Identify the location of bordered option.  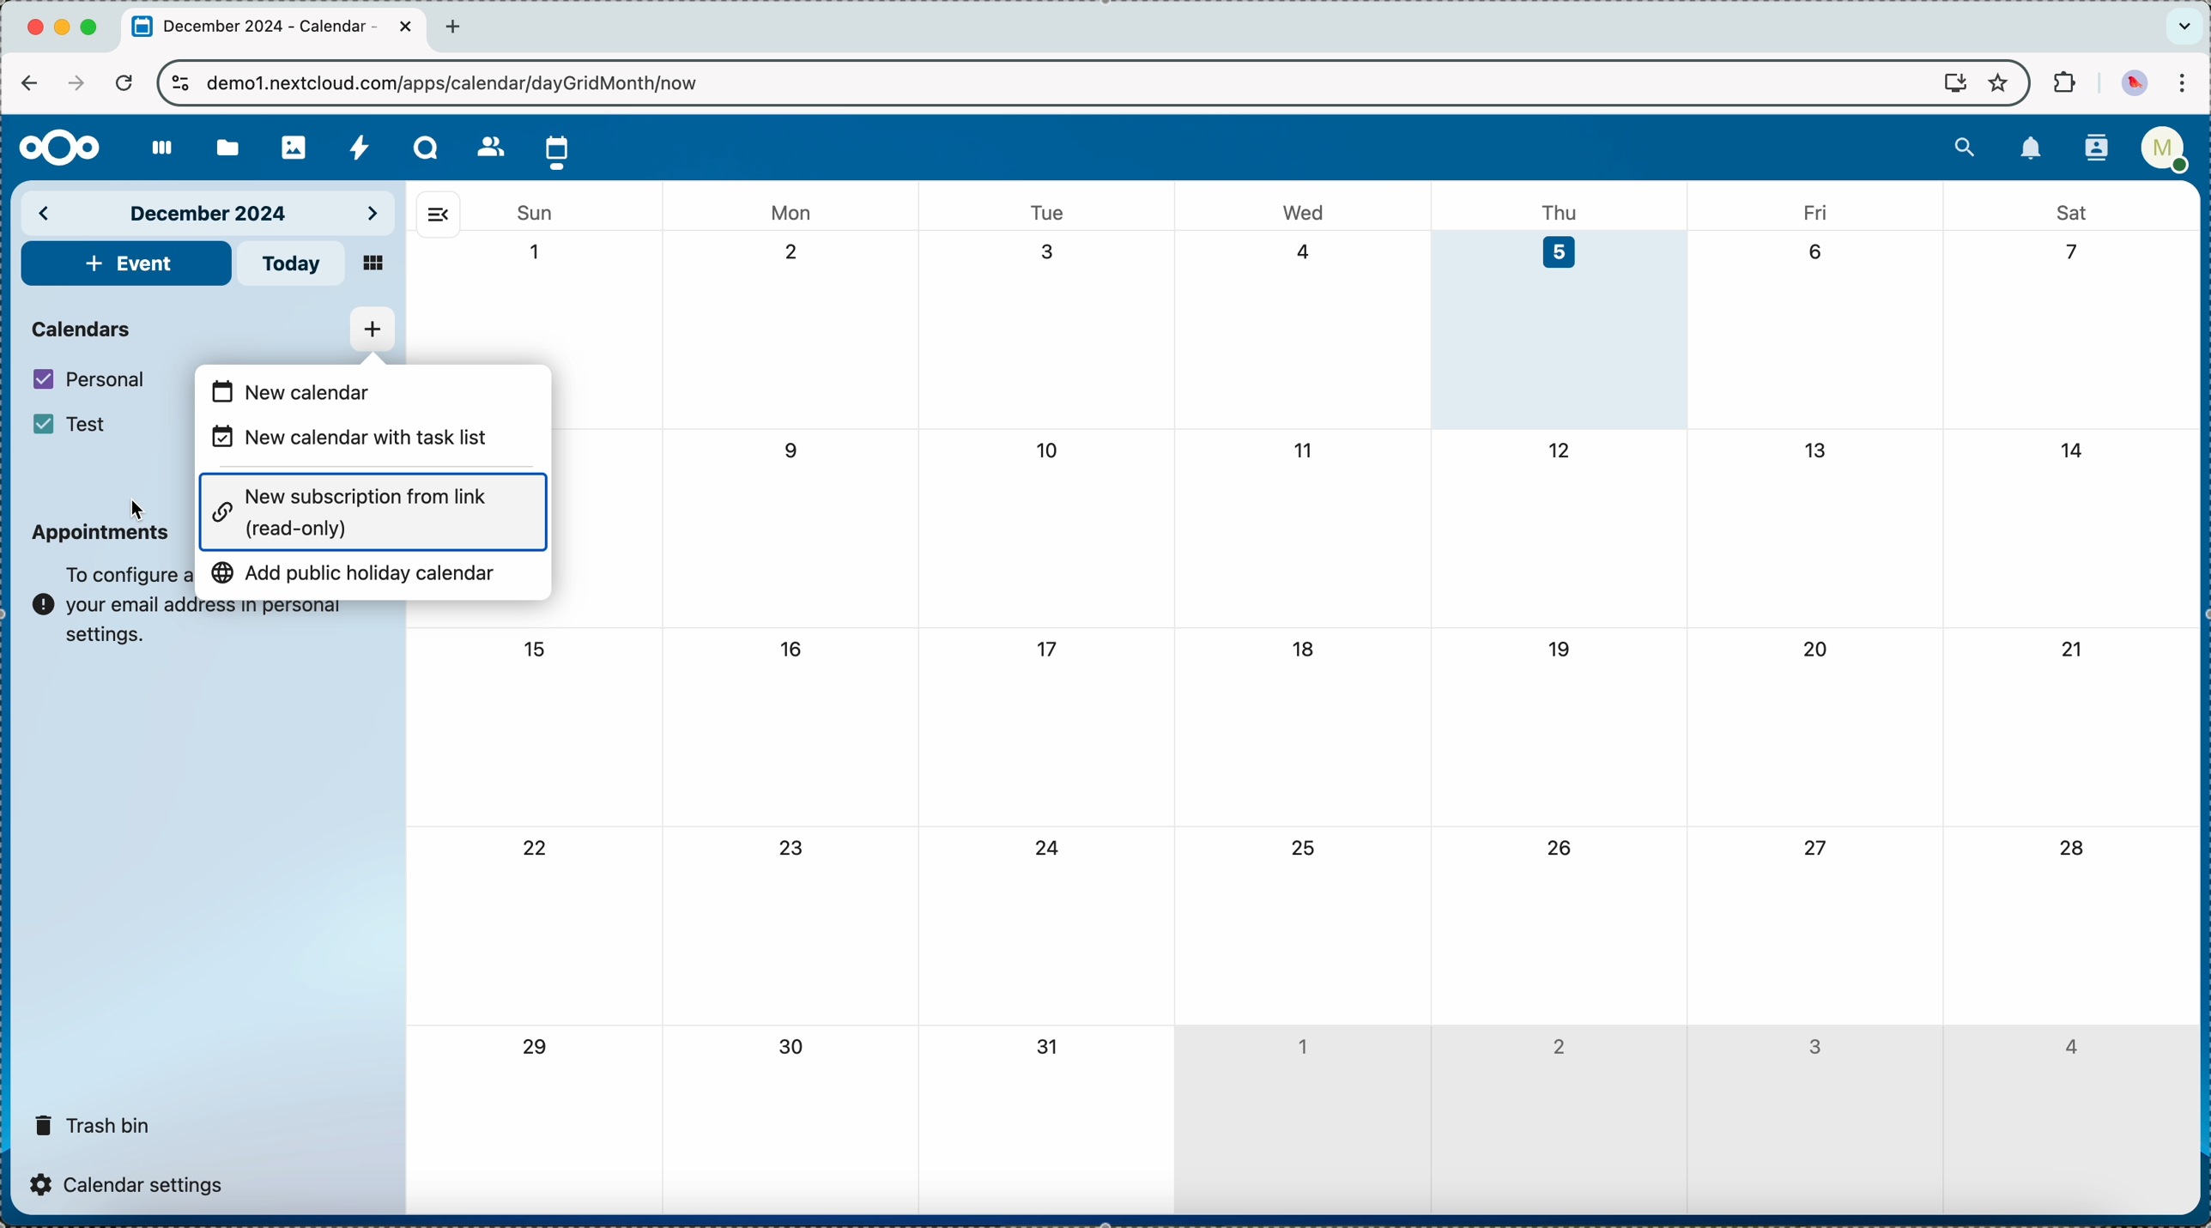
(374, 511).